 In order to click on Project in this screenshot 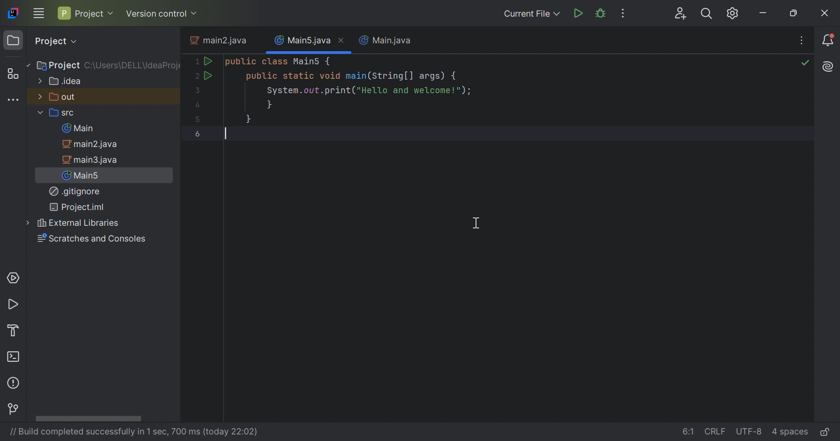, I will do `click(85, 13)`.